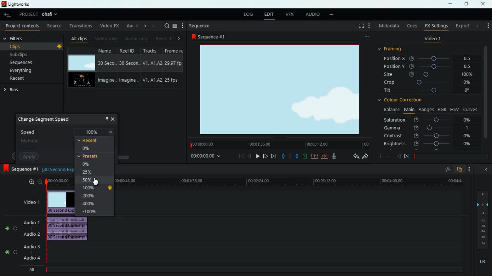 This screenshot has height=276, width=492. I want to click on 100, so click(90, 188).